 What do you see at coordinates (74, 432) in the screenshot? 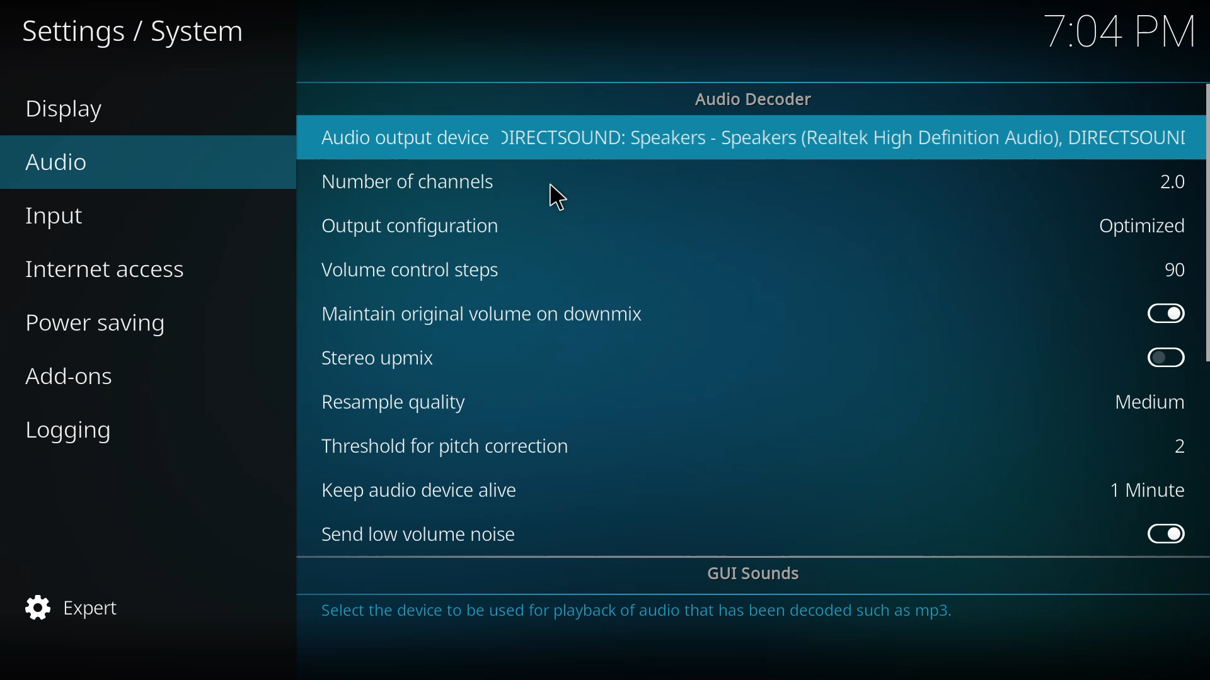
I see `logging` at bounding box center [74, 432].